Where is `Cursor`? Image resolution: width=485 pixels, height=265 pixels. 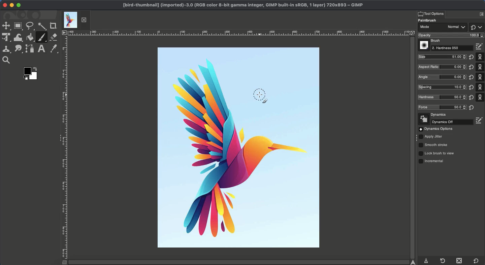
Cursor is located at coordinates (263, 97).